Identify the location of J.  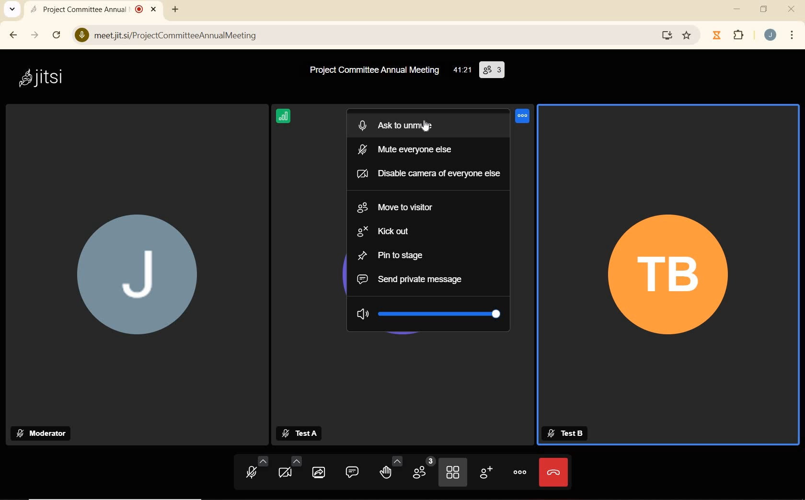
(142, 284).